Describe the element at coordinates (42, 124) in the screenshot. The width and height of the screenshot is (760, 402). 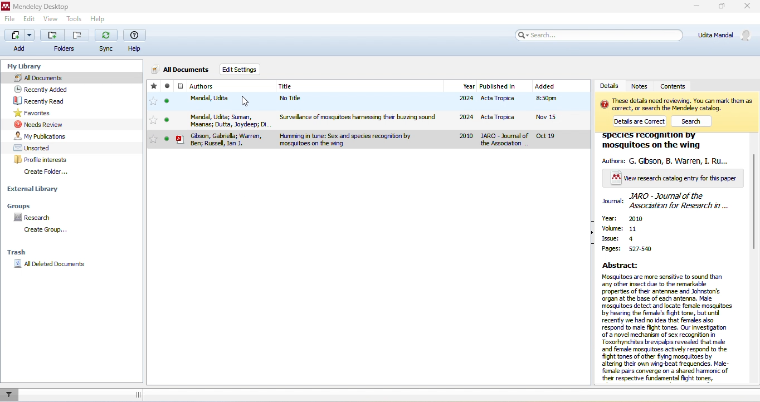
I see `needs review` at that location.